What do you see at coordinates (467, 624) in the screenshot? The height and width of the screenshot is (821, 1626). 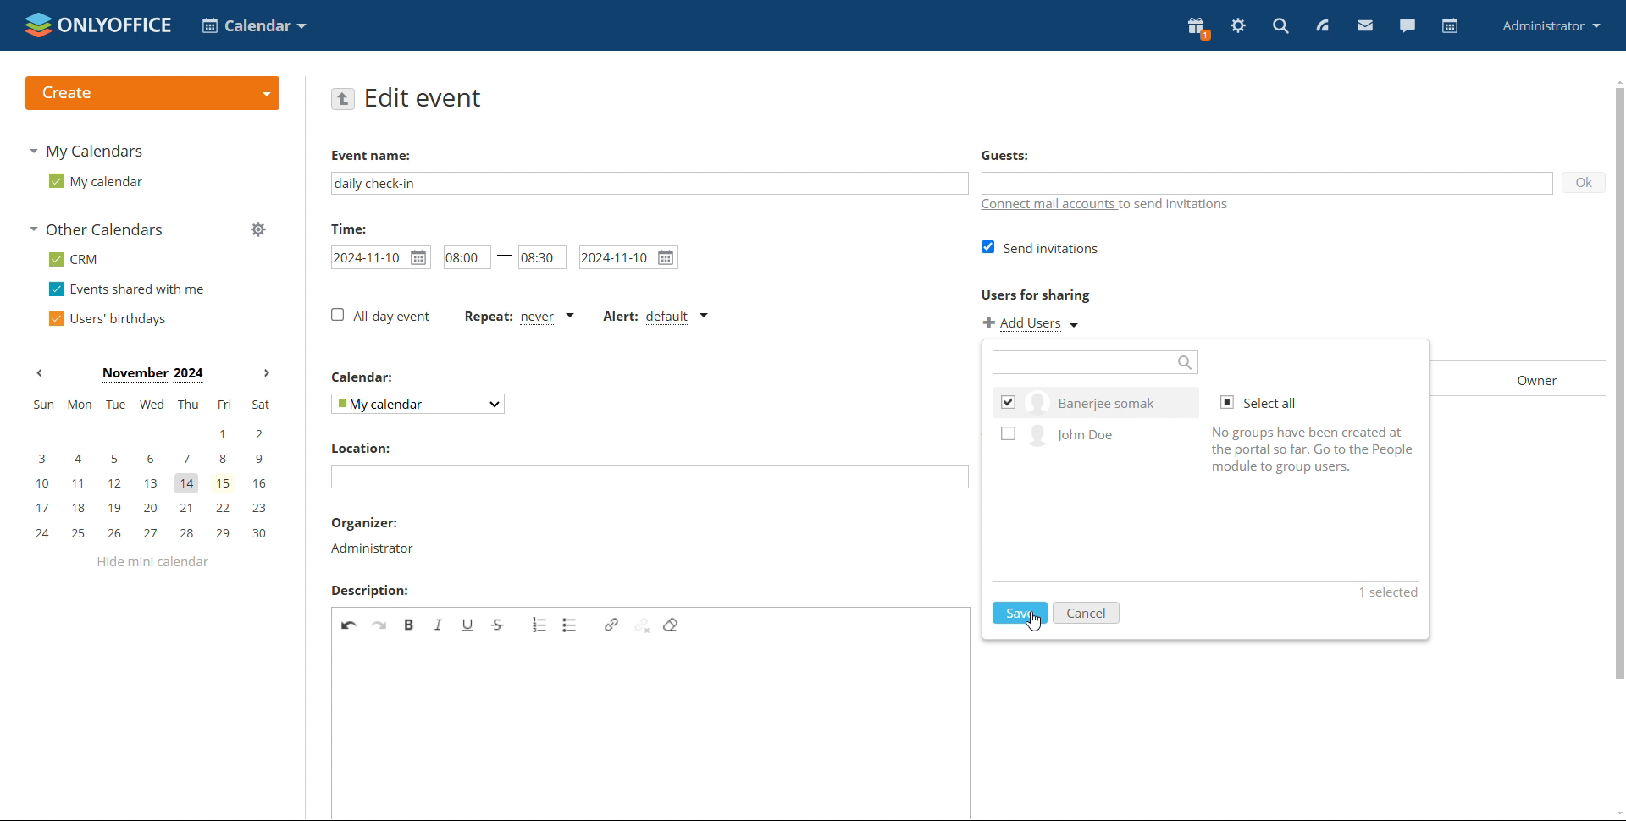 I see `underline` at bounding box center [467, 624].